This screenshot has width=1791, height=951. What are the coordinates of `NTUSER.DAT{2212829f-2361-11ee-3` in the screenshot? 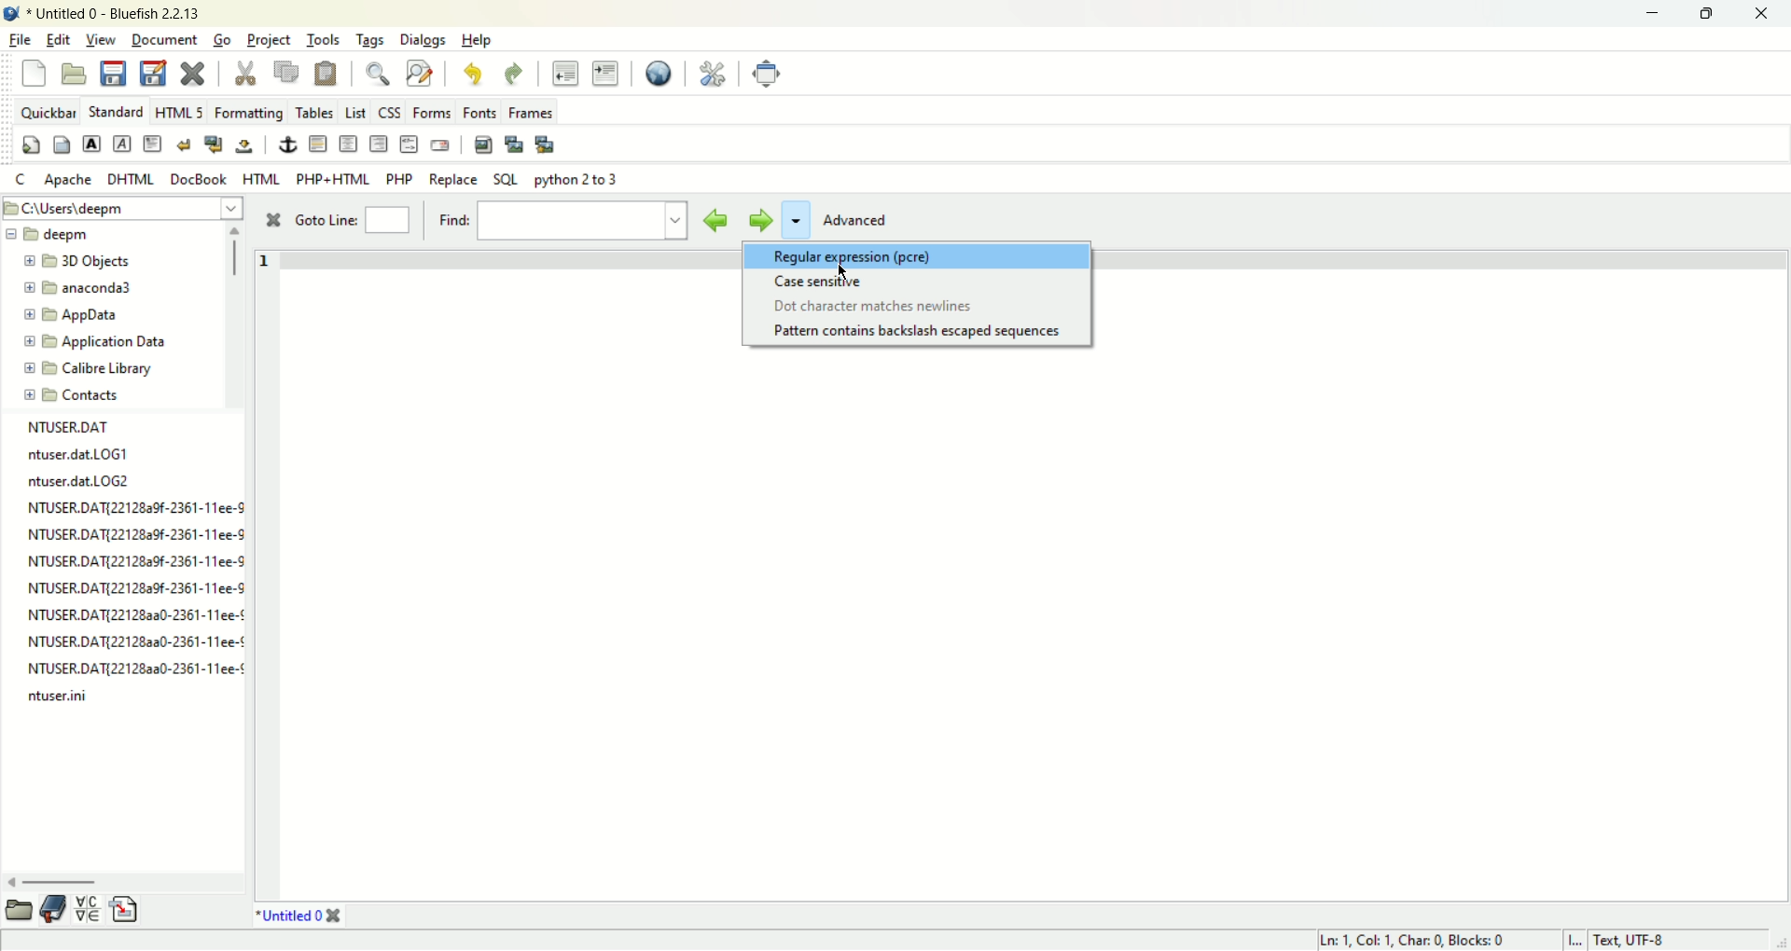 It's located at (133, 561).